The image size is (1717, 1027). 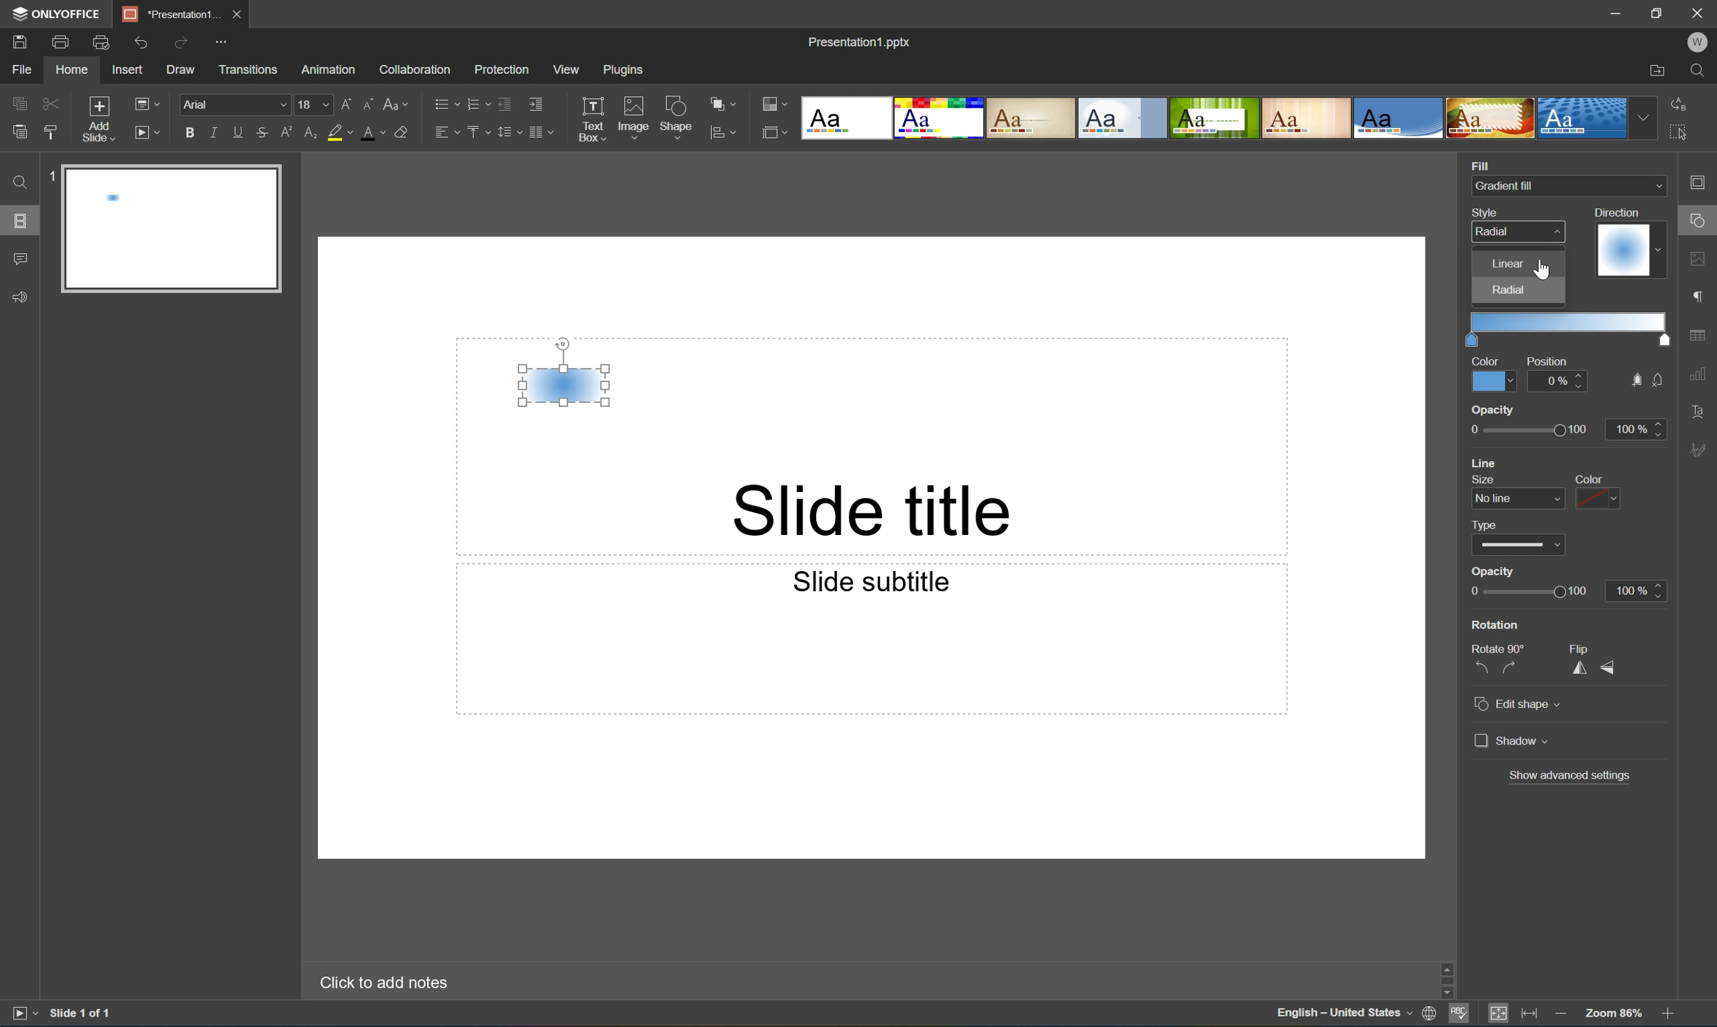 What do you see at coordinates (1615, 1015) in the screenshot?
I see `Zoom 103%` at bounding box center [1615, 1015].